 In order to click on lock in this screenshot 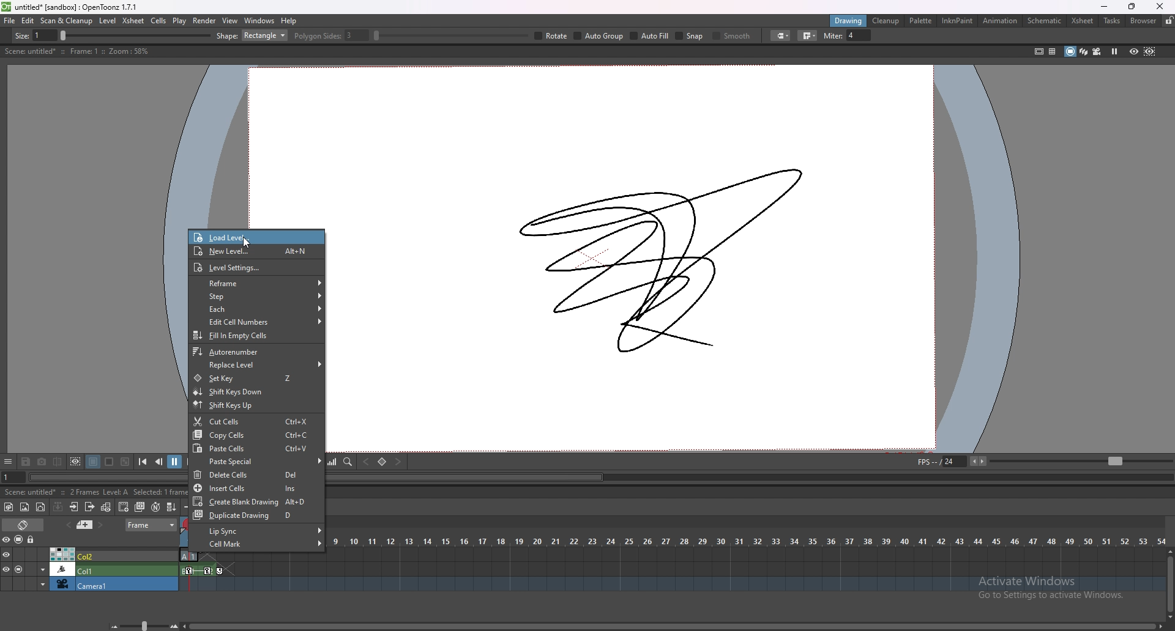, I will do `click(1169, 20)`.